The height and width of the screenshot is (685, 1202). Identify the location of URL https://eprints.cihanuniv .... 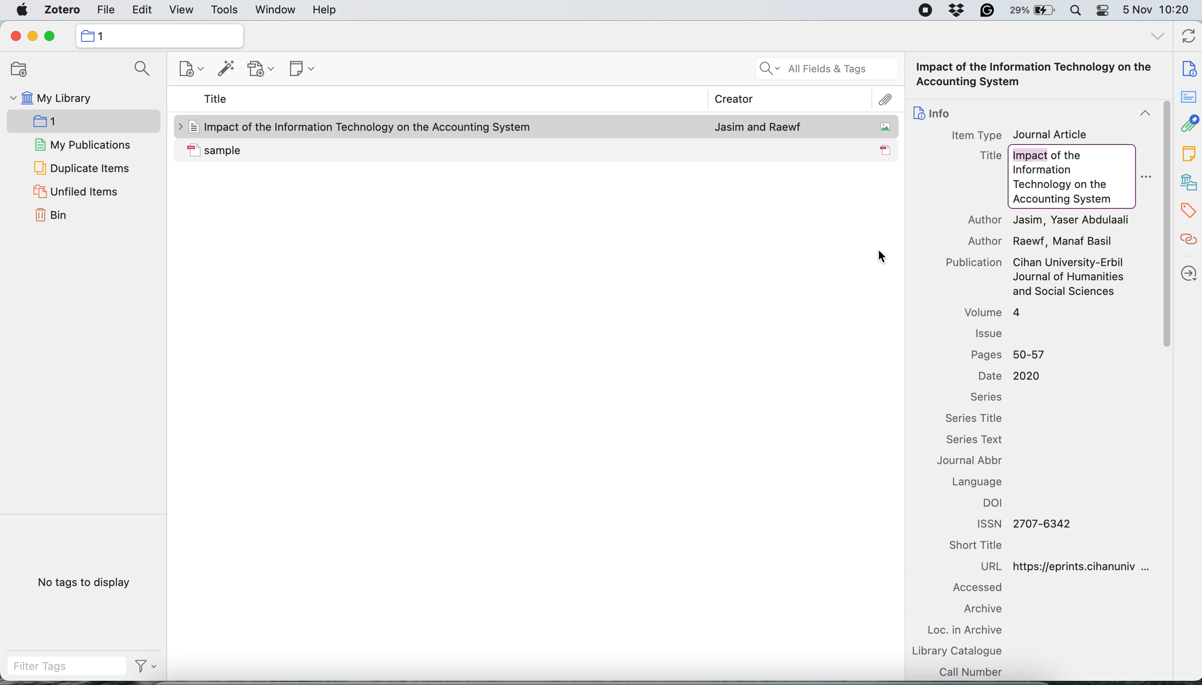
(1065, 566).